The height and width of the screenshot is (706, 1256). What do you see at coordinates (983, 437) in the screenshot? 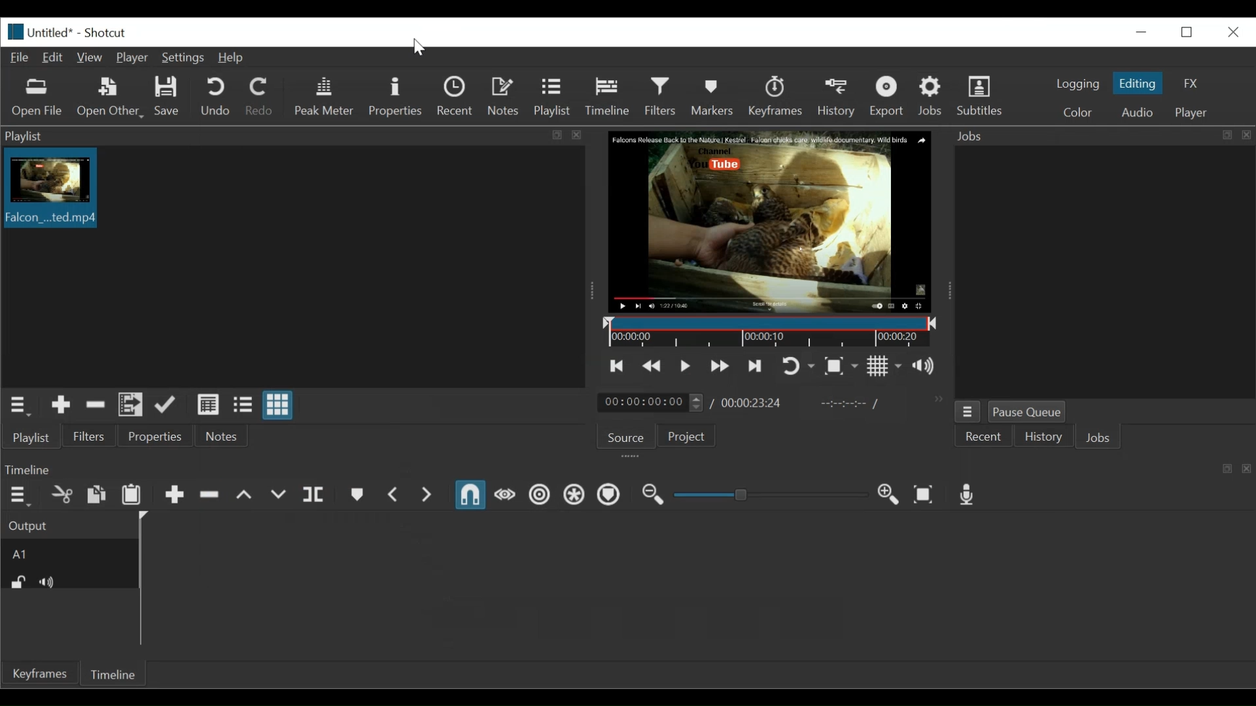
I see `Recent` at bounding box center [983, 437].